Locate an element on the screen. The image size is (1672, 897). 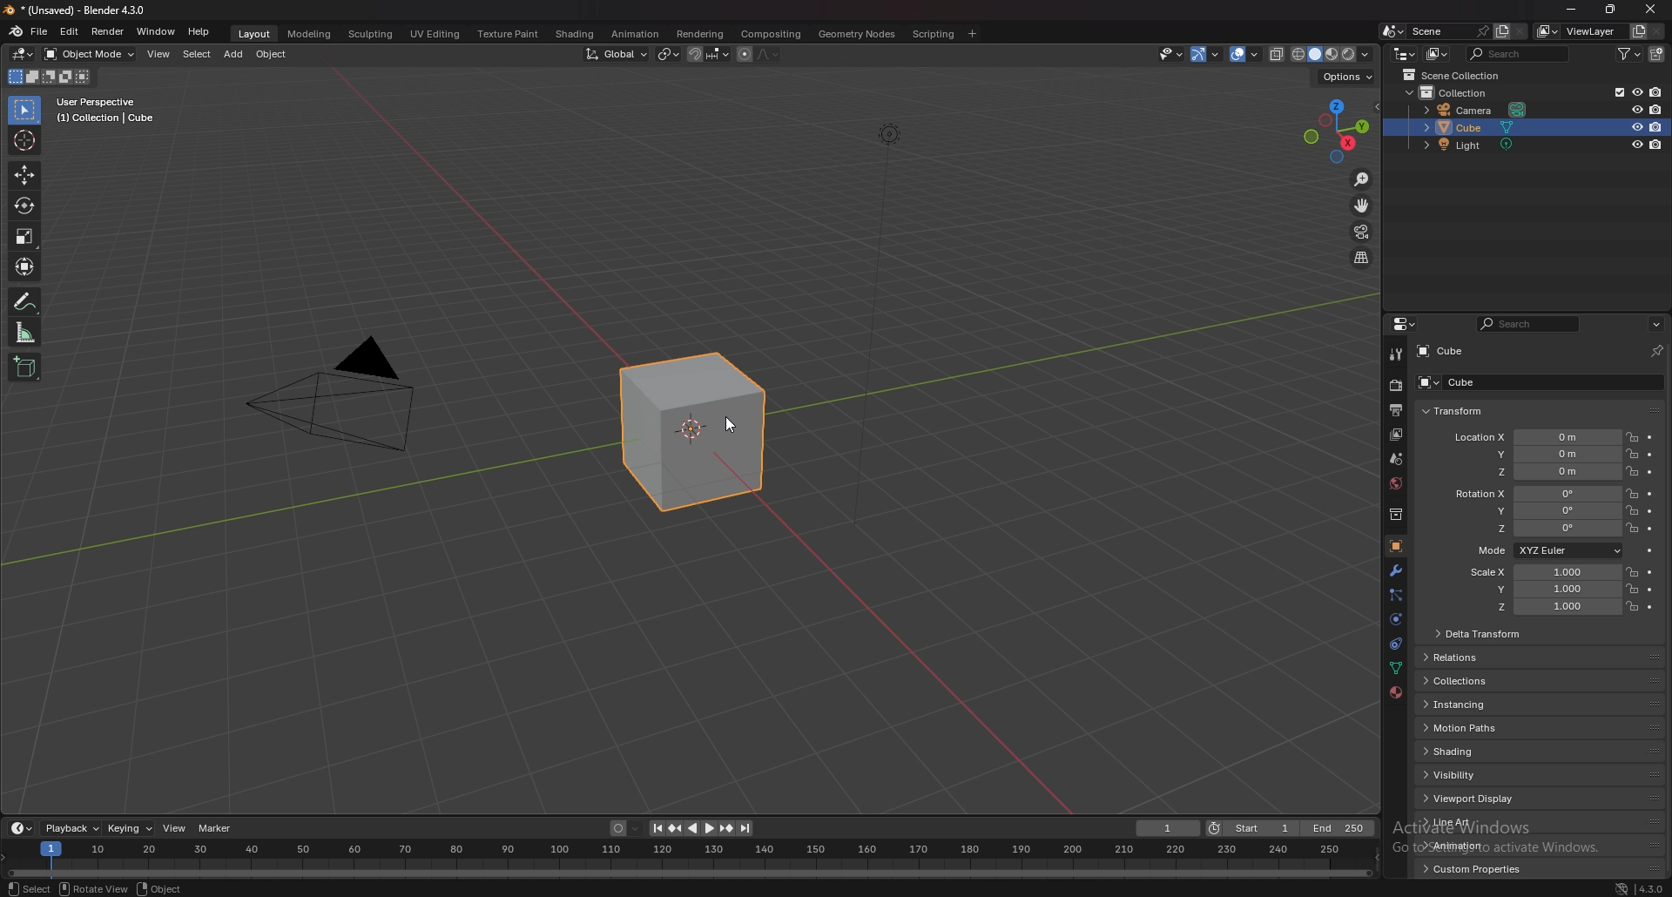
hide in viewport is located at coordinates (1636, 91).